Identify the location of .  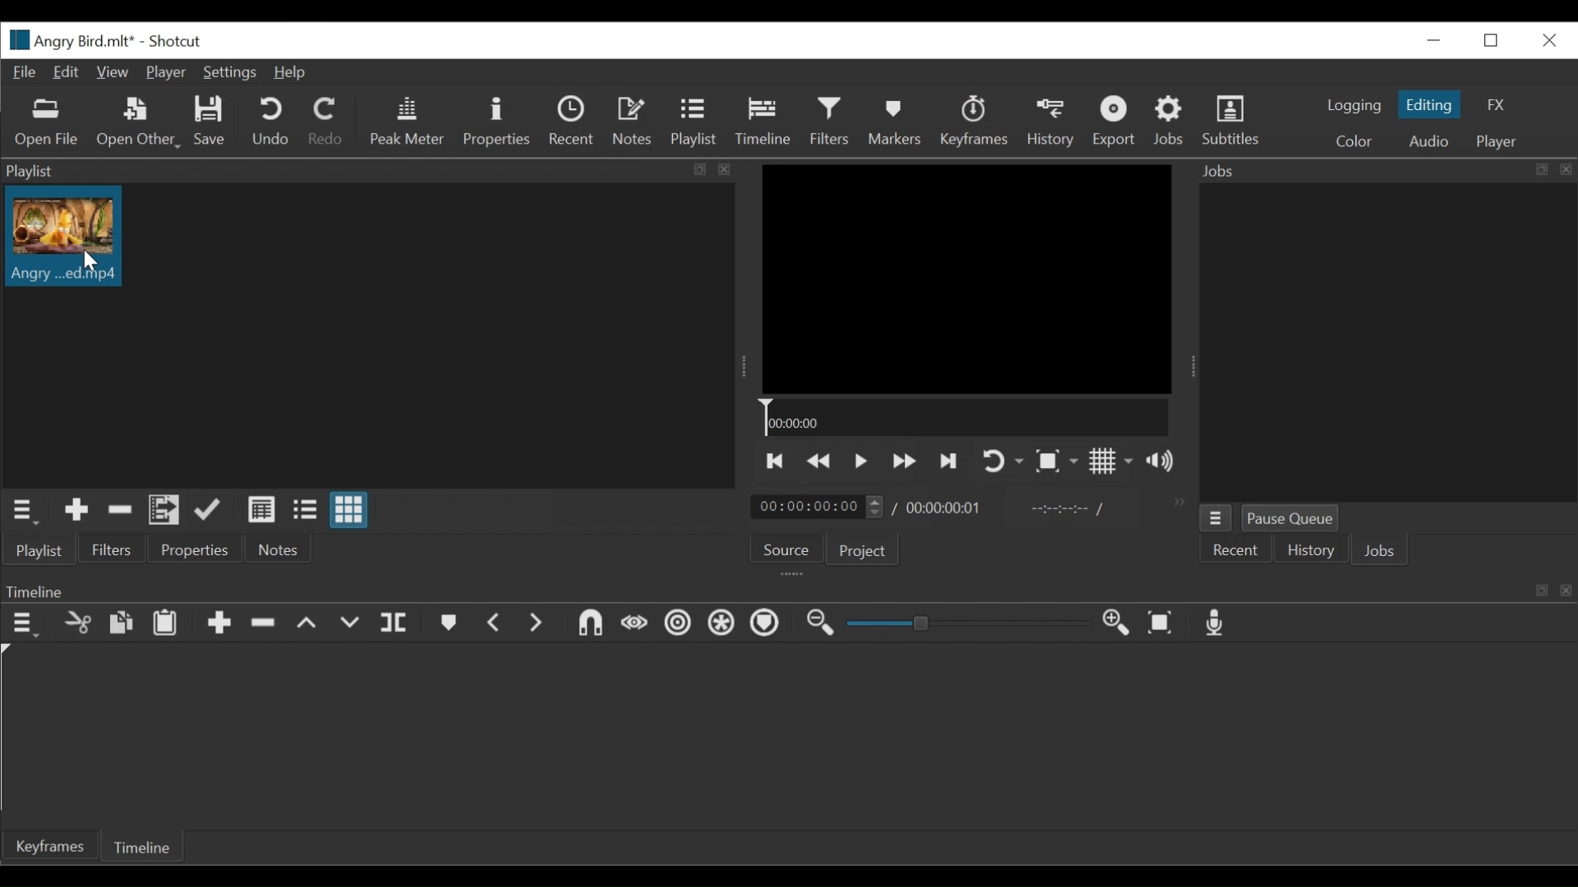
(1552, 42).